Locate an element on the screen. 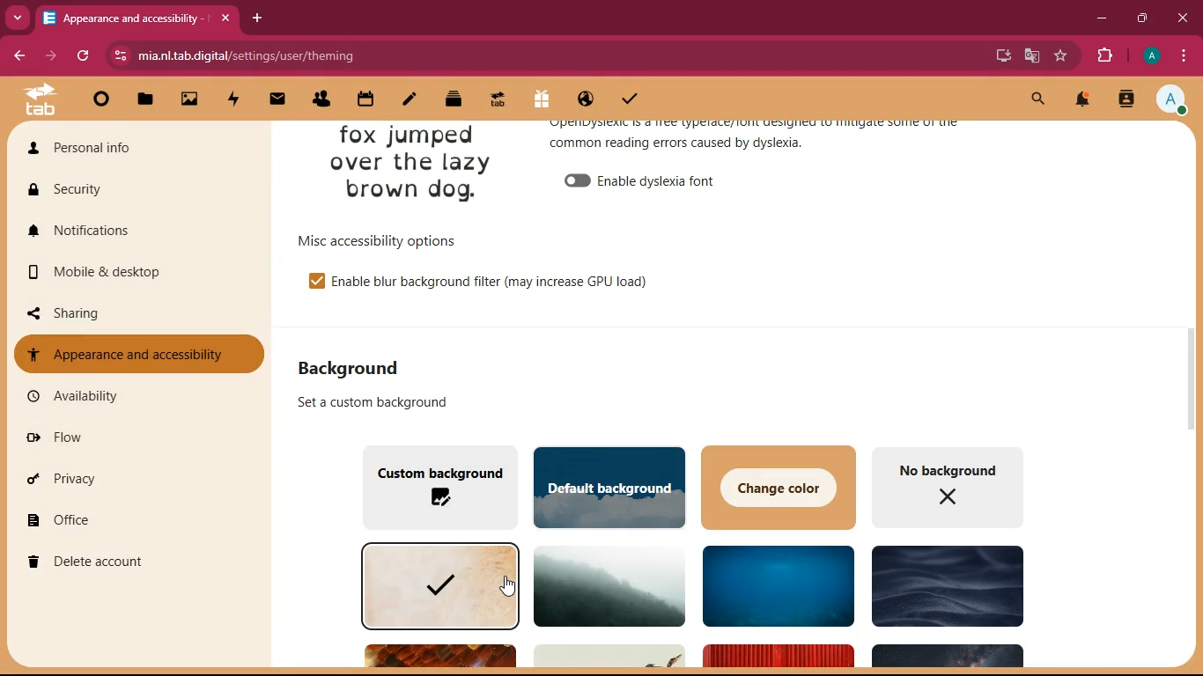 This screenshot has height=676, width=1203. delete account is located at coordinates (129, 562).